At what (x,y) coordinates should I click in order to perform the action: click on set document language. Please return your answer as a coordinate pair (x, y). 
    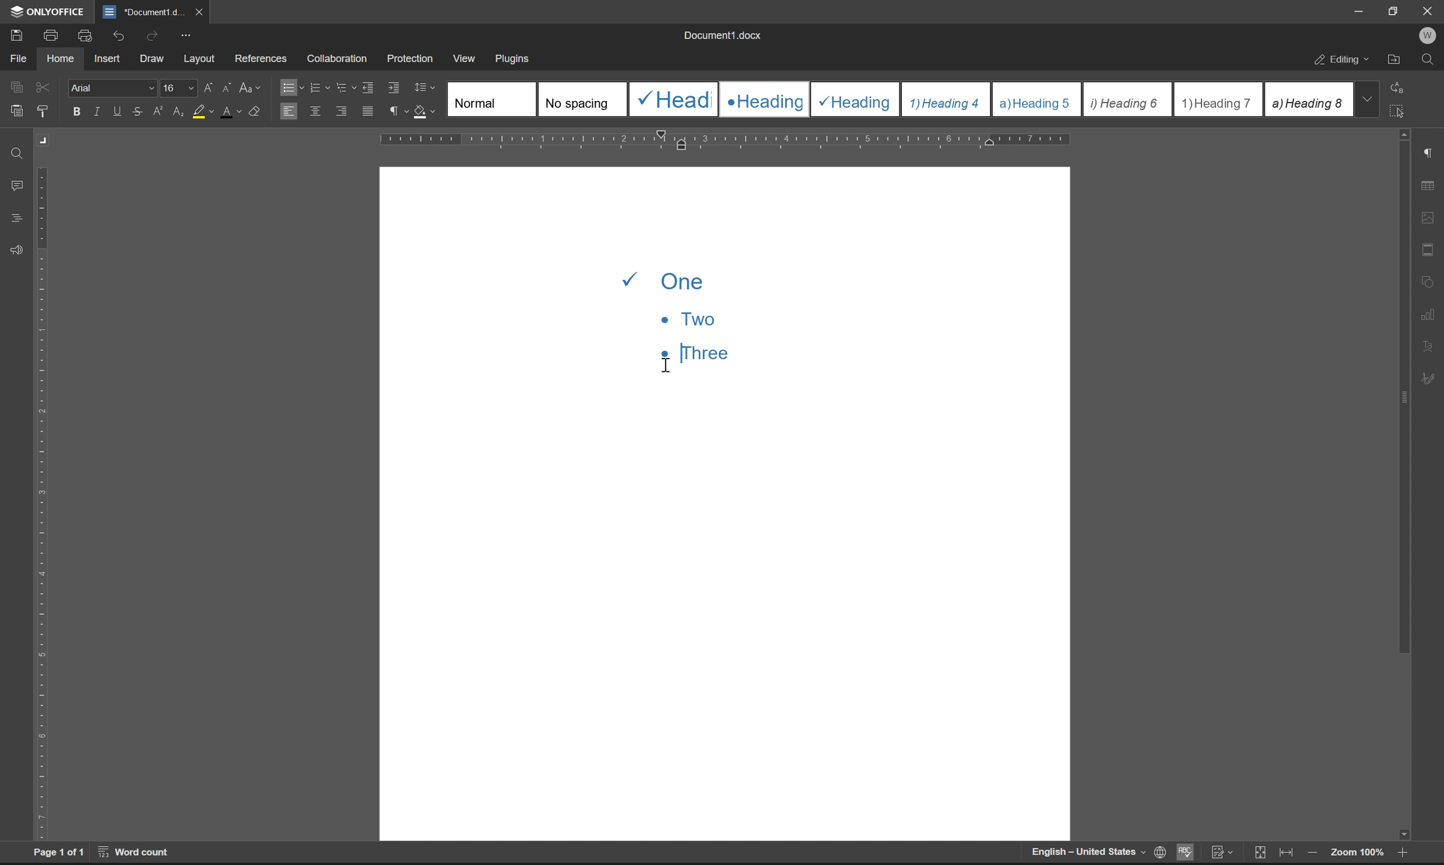
    Looking at the image, I should click on (1158, 852).